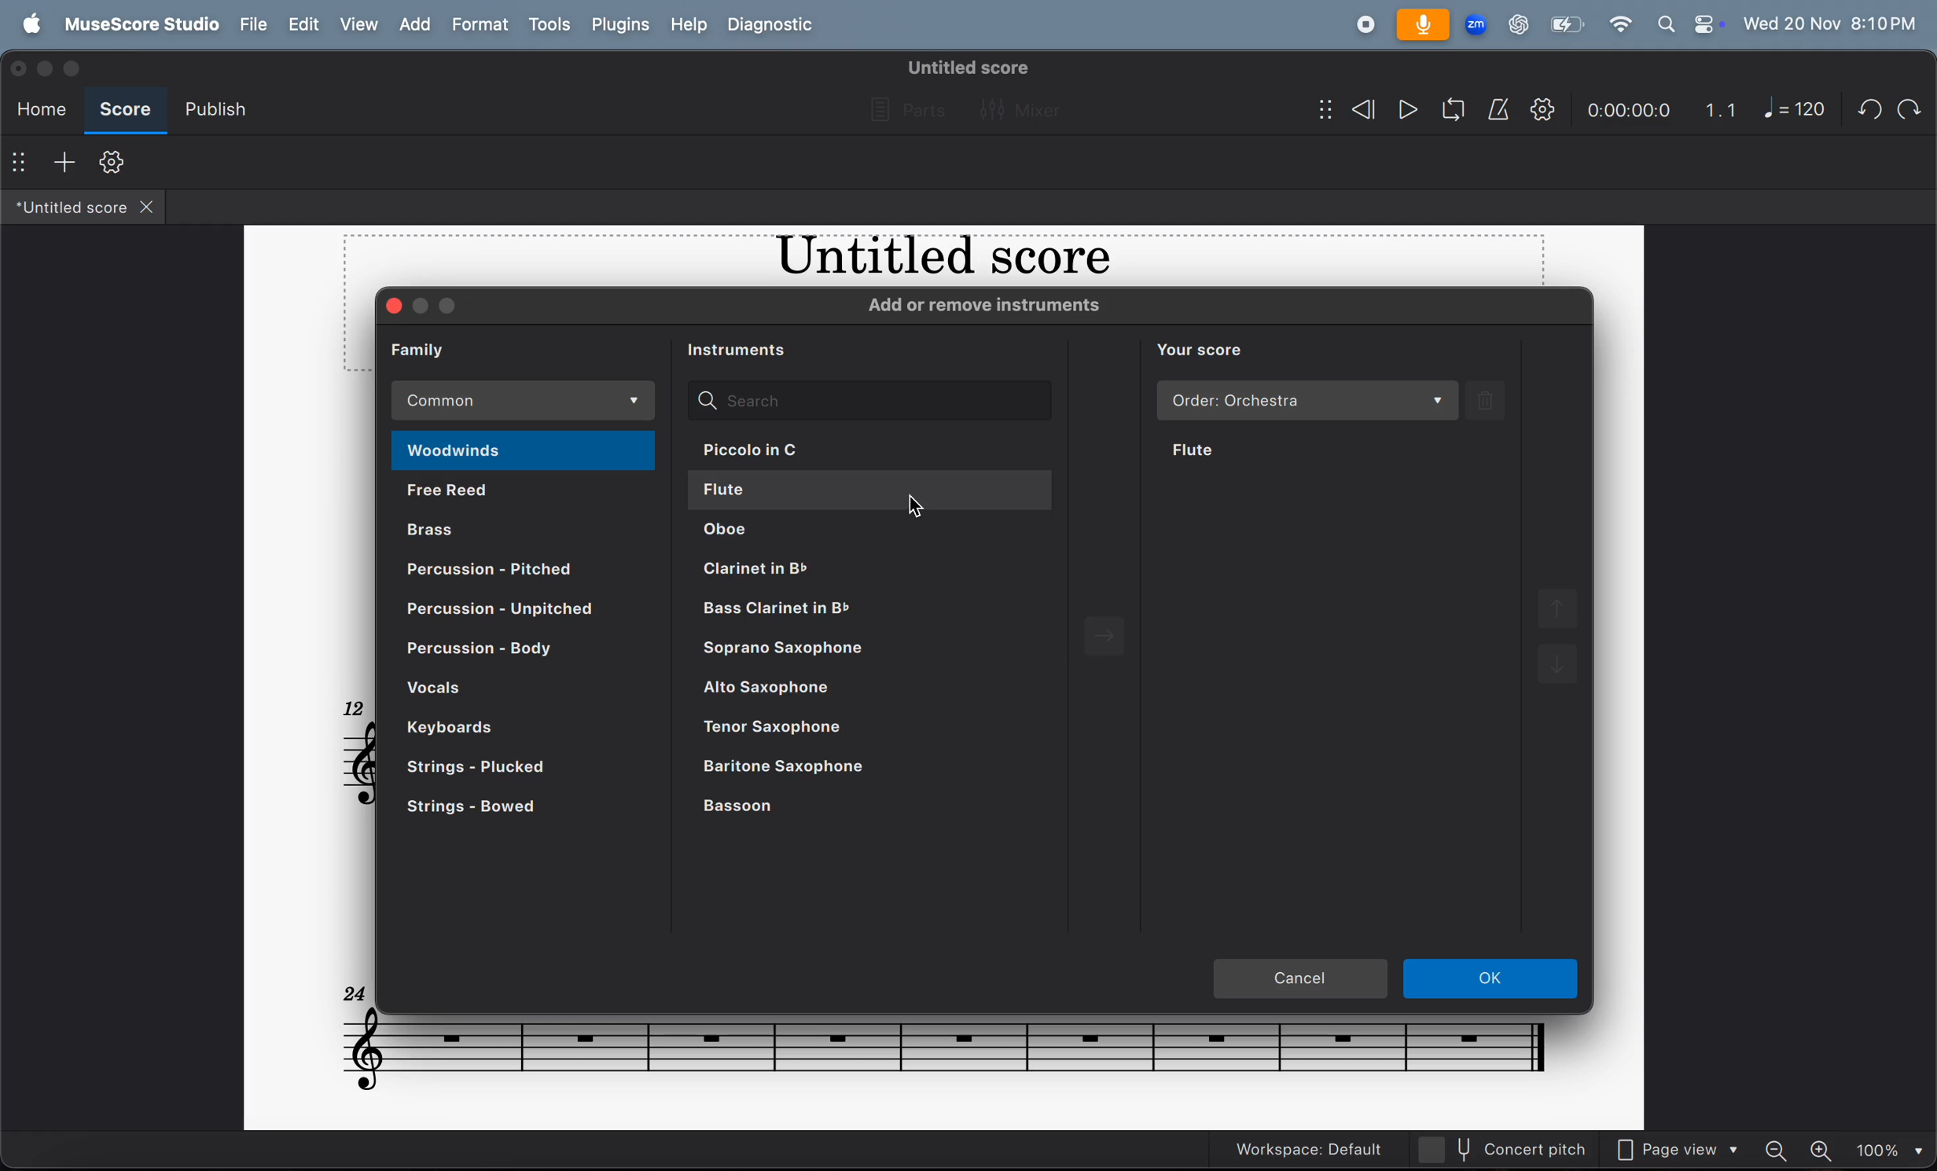  I want to click on maximize, so click(77, 68).